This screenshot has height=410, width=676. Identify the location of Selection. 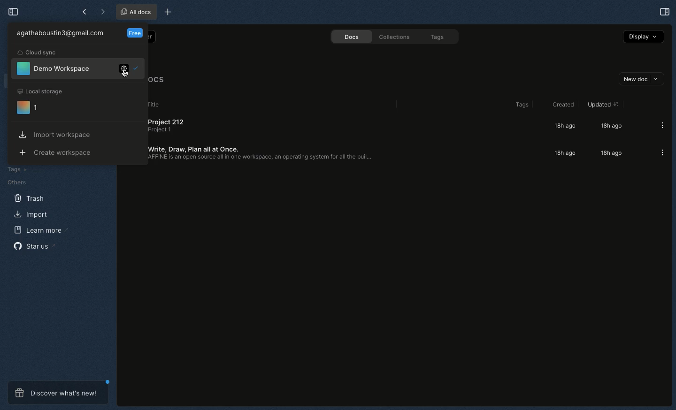
(137, 68).